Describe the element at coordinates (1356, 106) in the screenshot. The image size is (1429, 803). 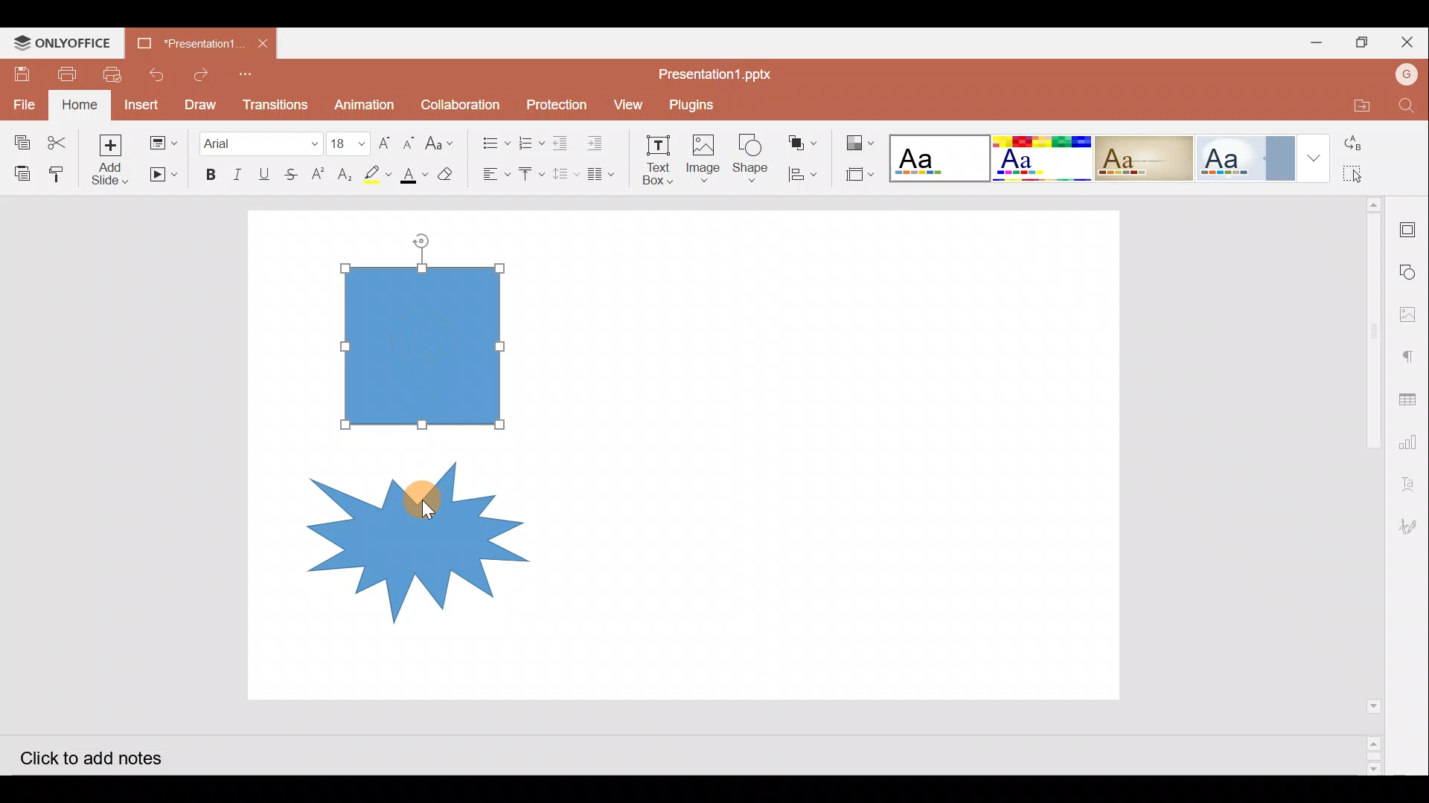
I see `Open file location` at that location.